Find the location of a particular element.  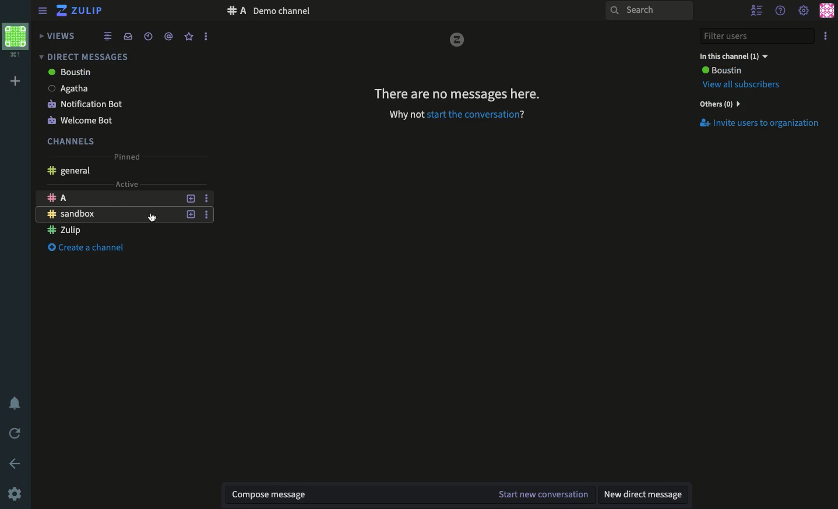

Others is located at coordinates (719, 104).